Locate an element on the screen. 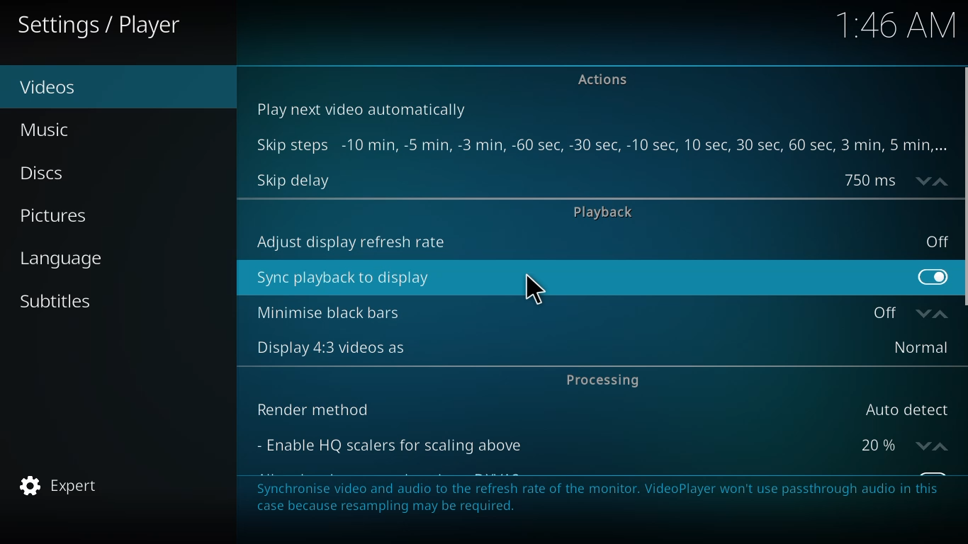  display 4:3 videos as is located at coordinates (333, 346).